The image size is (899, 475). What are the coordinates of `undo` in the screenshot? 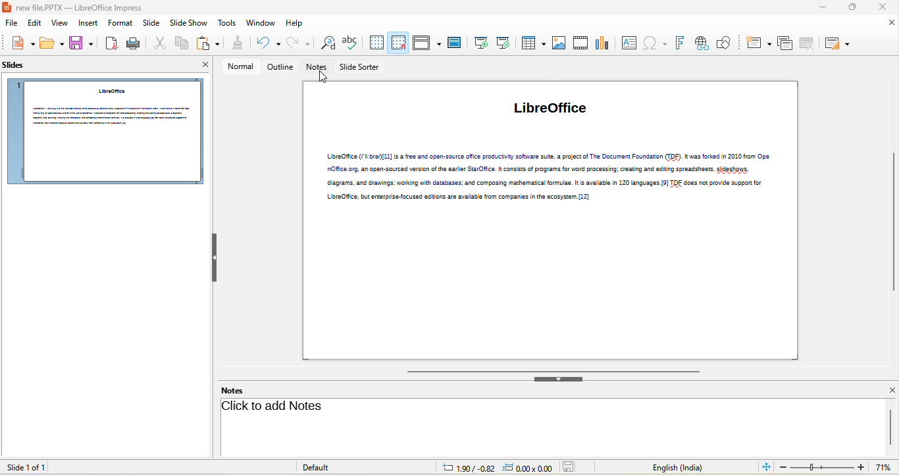 It's located at (265, 43).